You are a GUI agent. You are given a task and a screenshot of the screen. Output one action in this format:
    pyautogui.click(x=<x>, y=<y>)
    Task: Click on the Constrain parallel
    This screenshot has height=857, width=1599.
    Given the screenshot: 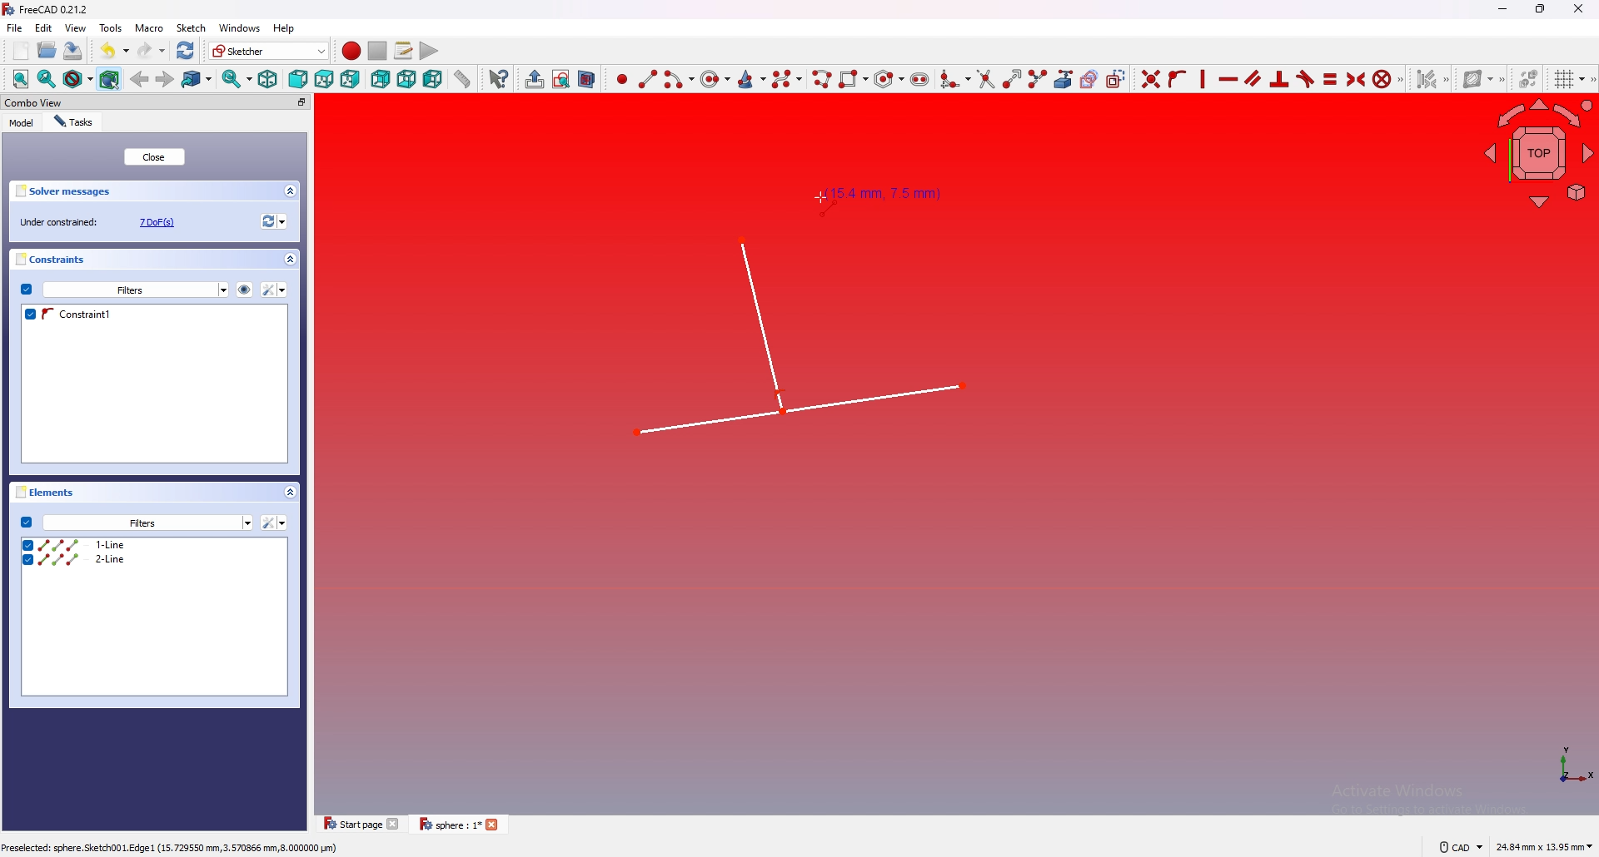 What is the action you would take?
    pyautogui.click(x=1253, y=78)
    